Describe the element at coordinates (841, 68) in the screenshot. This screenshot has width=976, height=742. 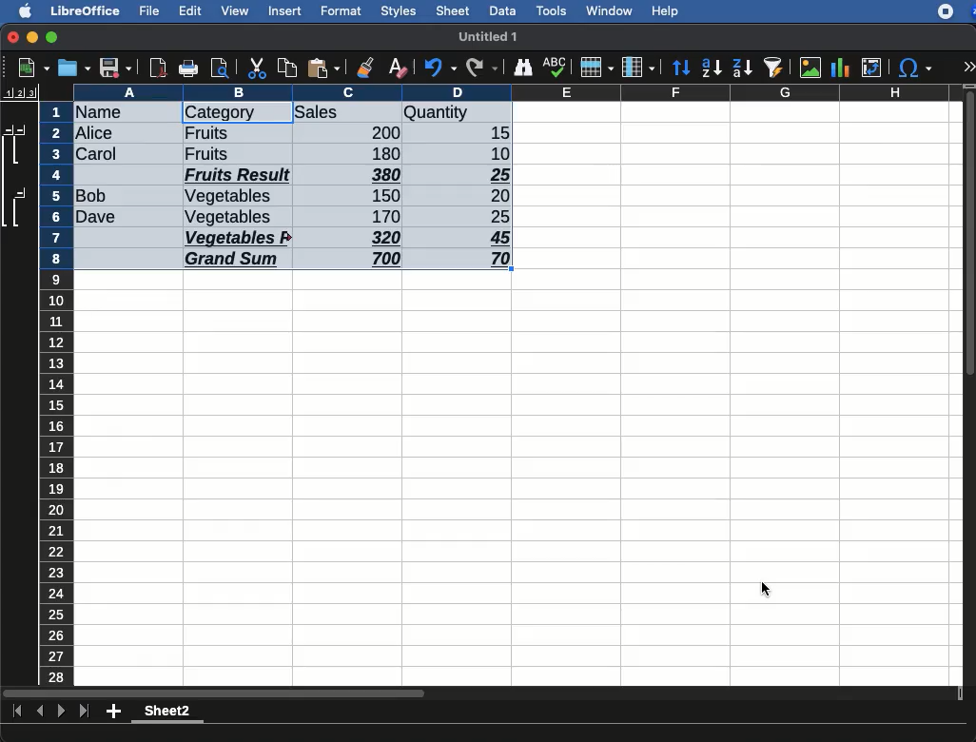
I see `chart` at that location.